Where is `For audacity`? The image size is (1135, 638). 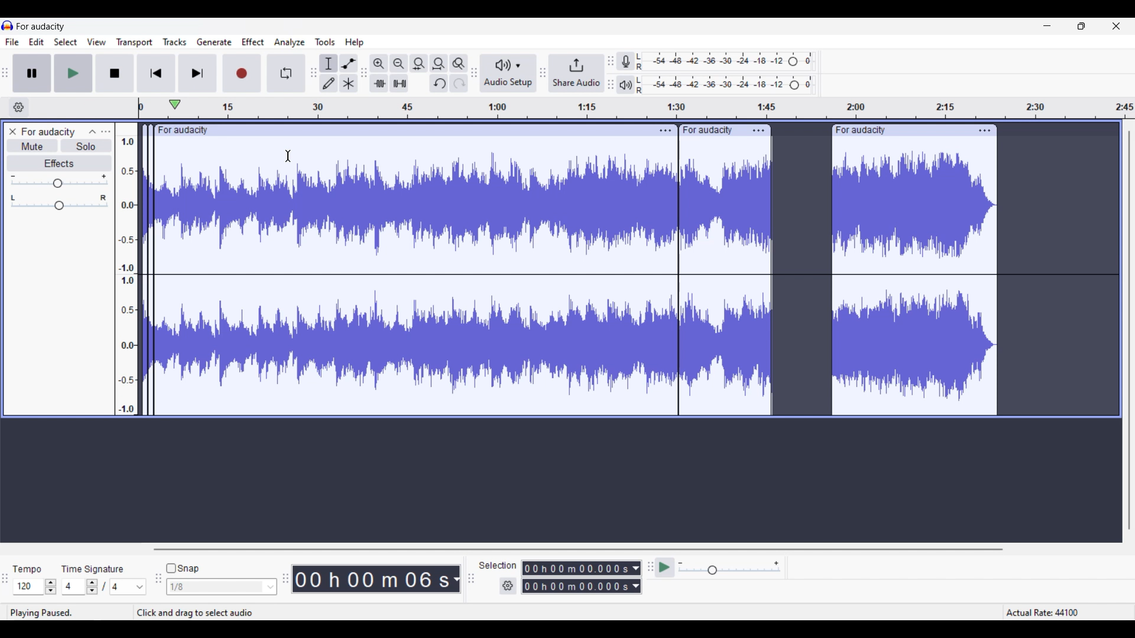
For audacity is located at coordinates (41, 26).